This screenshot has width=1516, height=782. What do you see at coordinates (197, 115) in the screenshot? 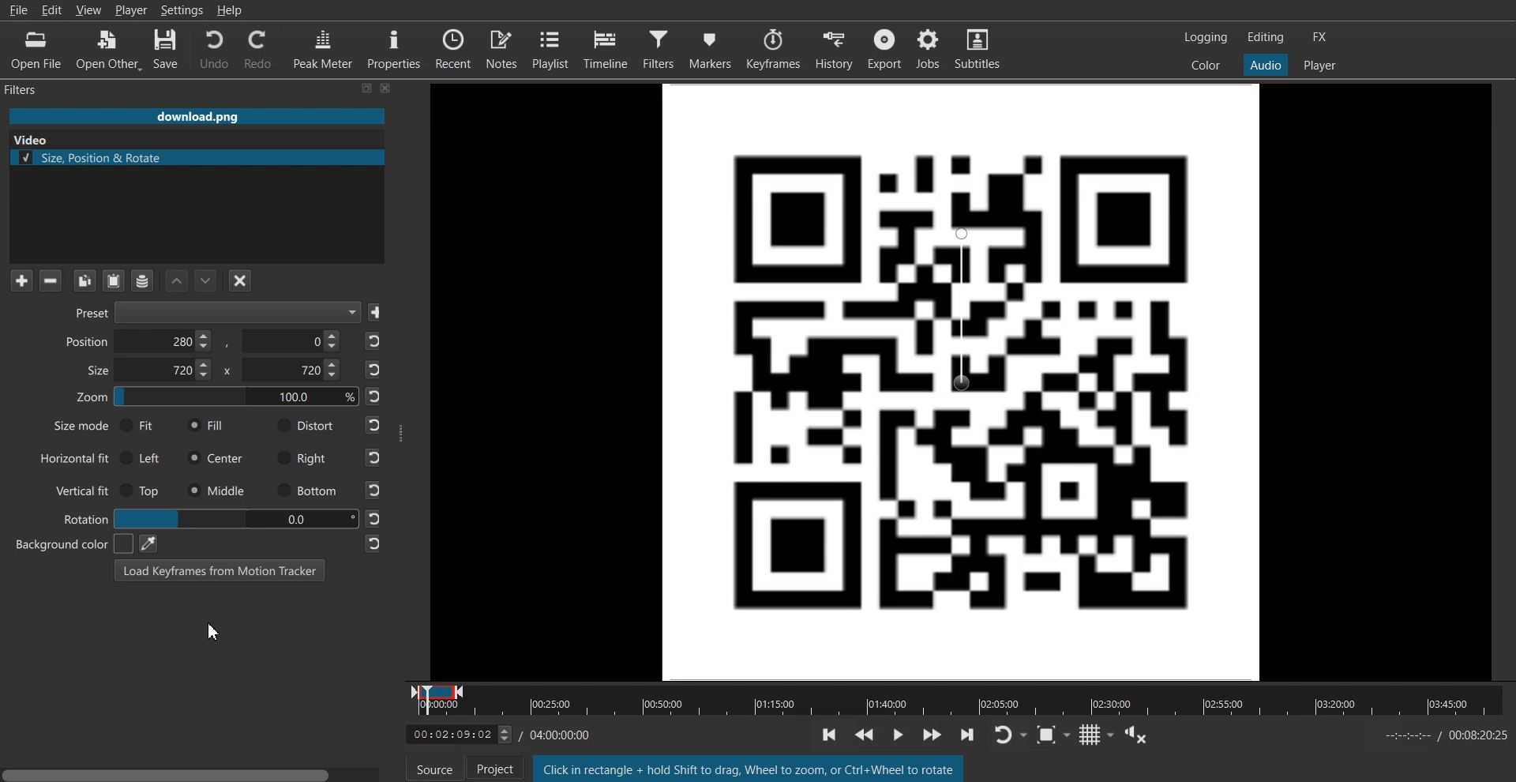
I see `File Name` at bounding box center [197, 115].